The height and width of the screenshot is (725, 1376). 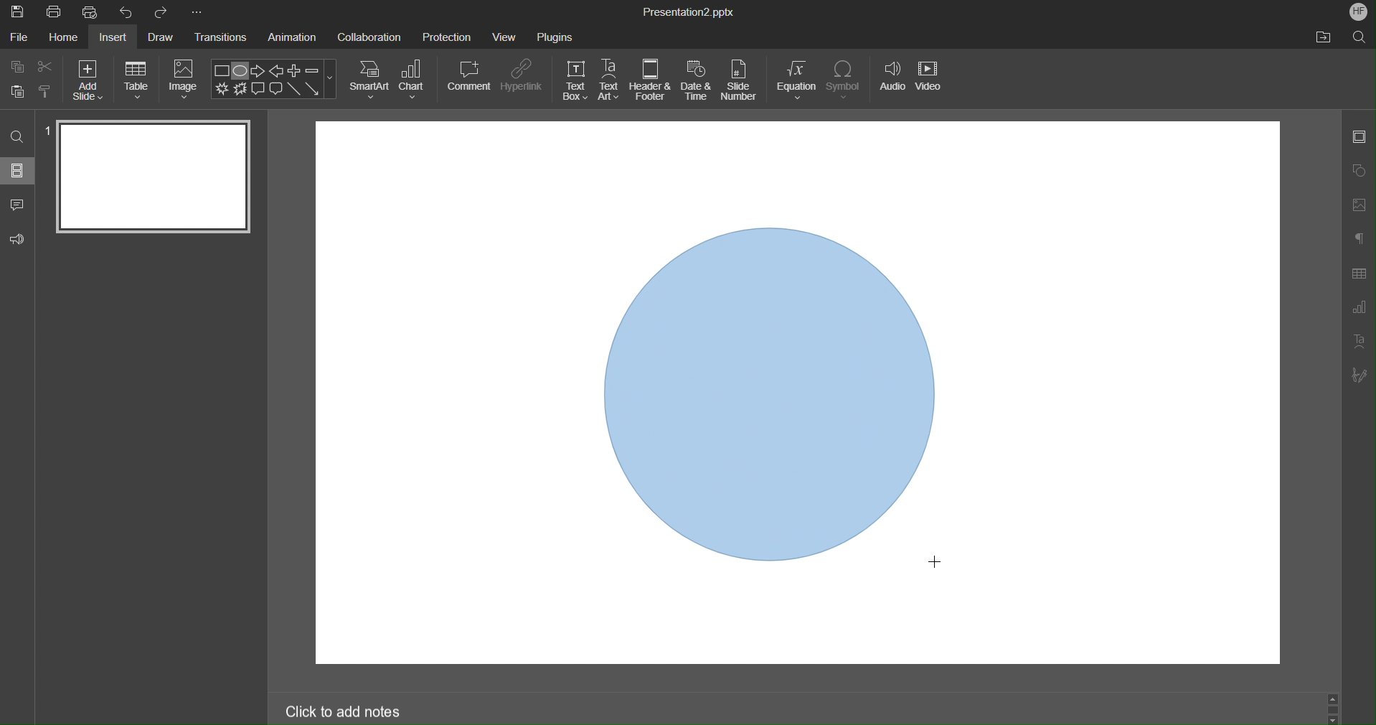 What do you see at coordinates (295, 38) in the screenshot?
I see `Animation` at bounding box center [295, 38].